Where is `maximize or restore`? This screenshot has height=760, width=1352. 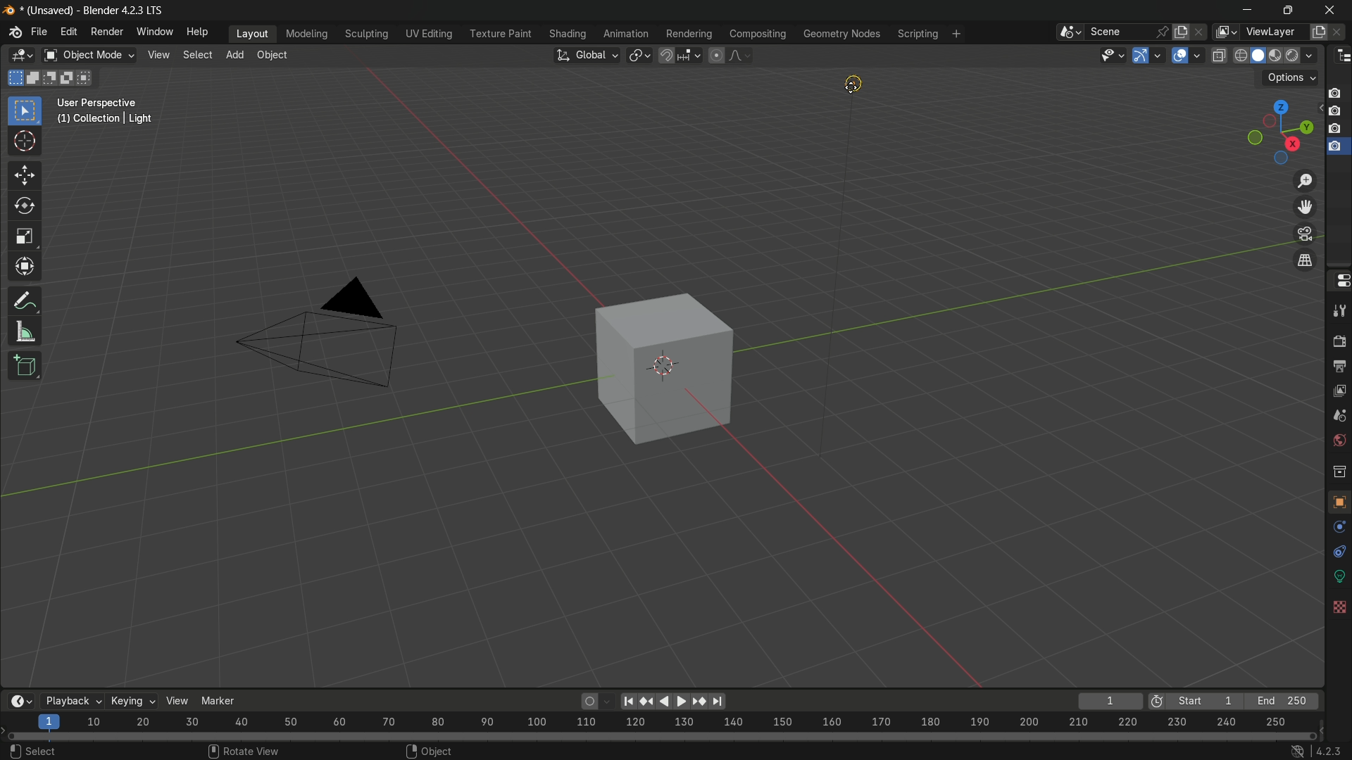
maximize or restore is located at coordinates (1287, 11).